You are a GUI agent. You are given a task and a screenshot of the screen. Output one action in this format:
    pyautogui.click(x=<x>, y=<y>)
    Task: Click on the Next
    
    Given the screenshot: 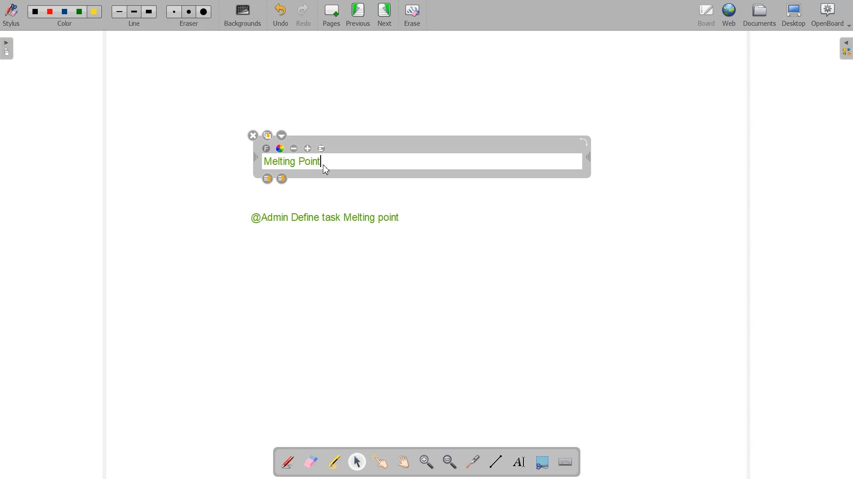 What is the action you would take?
    pyautogui.click(x=385, y=16)
    